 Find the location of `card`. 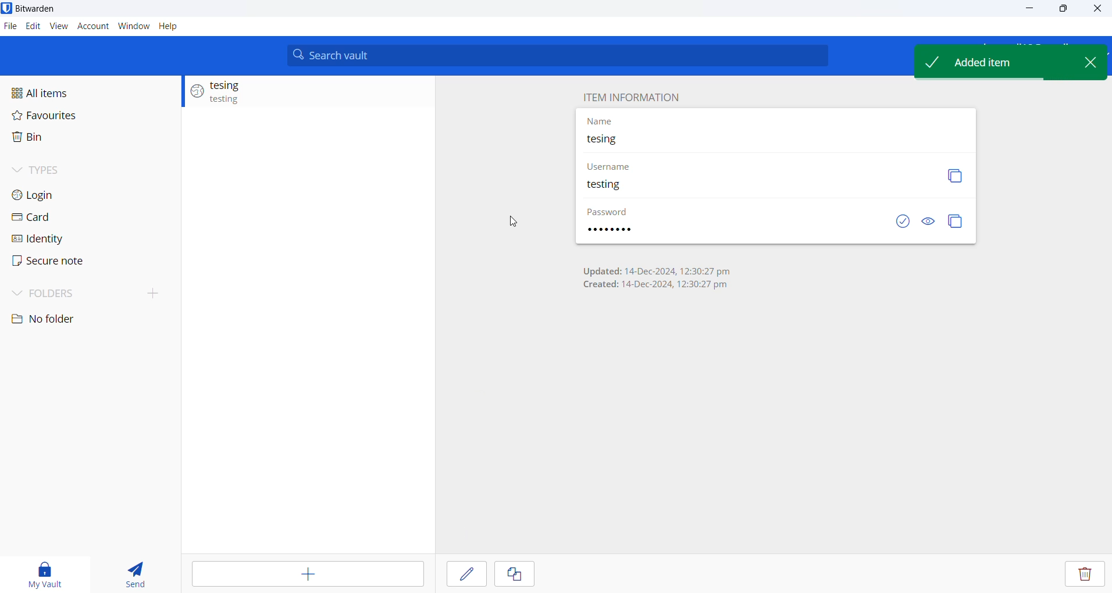

card is located at coordinates (47, 218).